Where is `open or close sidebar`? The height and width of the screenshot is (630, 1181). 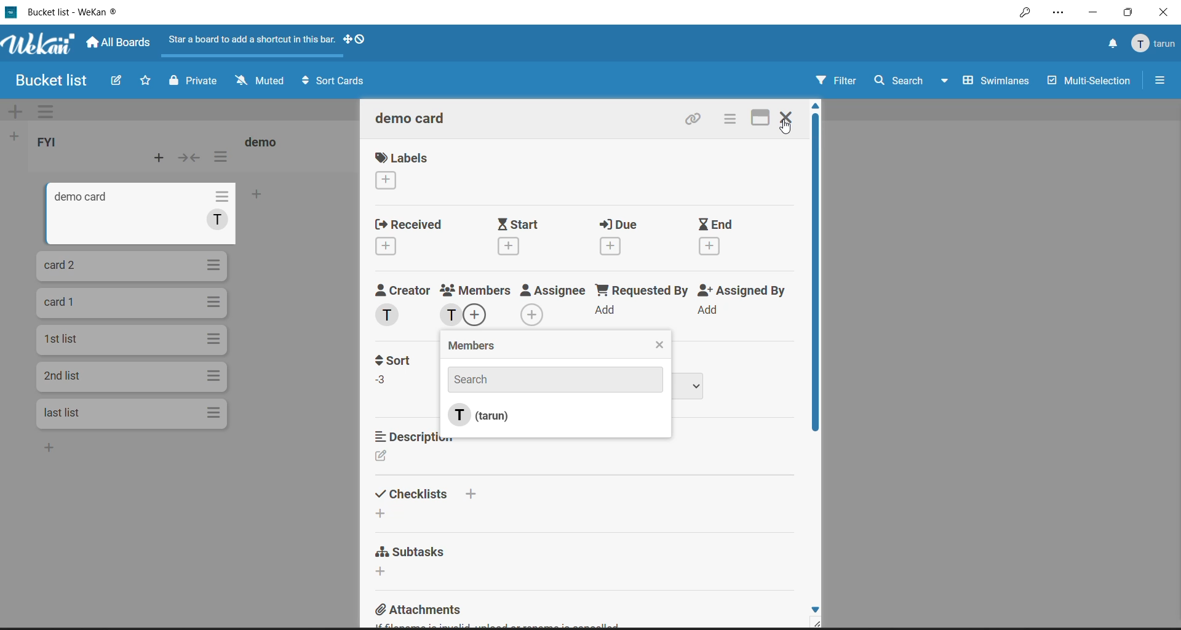
open or close sidebar is located at coordinates (1159, 79).